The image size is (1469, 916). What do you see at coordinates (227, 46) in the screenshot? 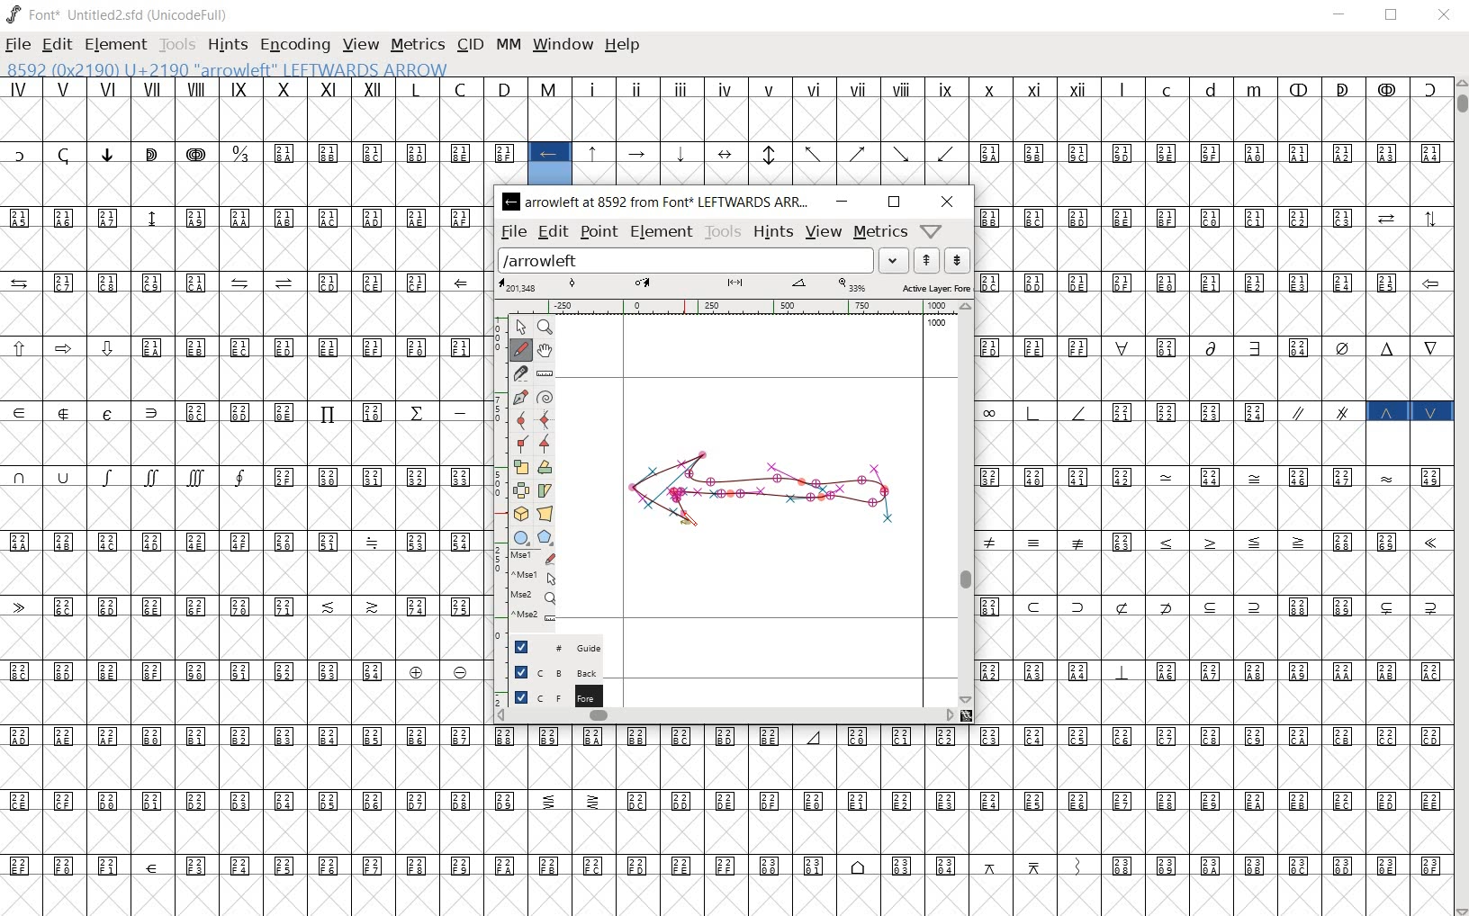
I see `hints` at bounding box center [227, 46].